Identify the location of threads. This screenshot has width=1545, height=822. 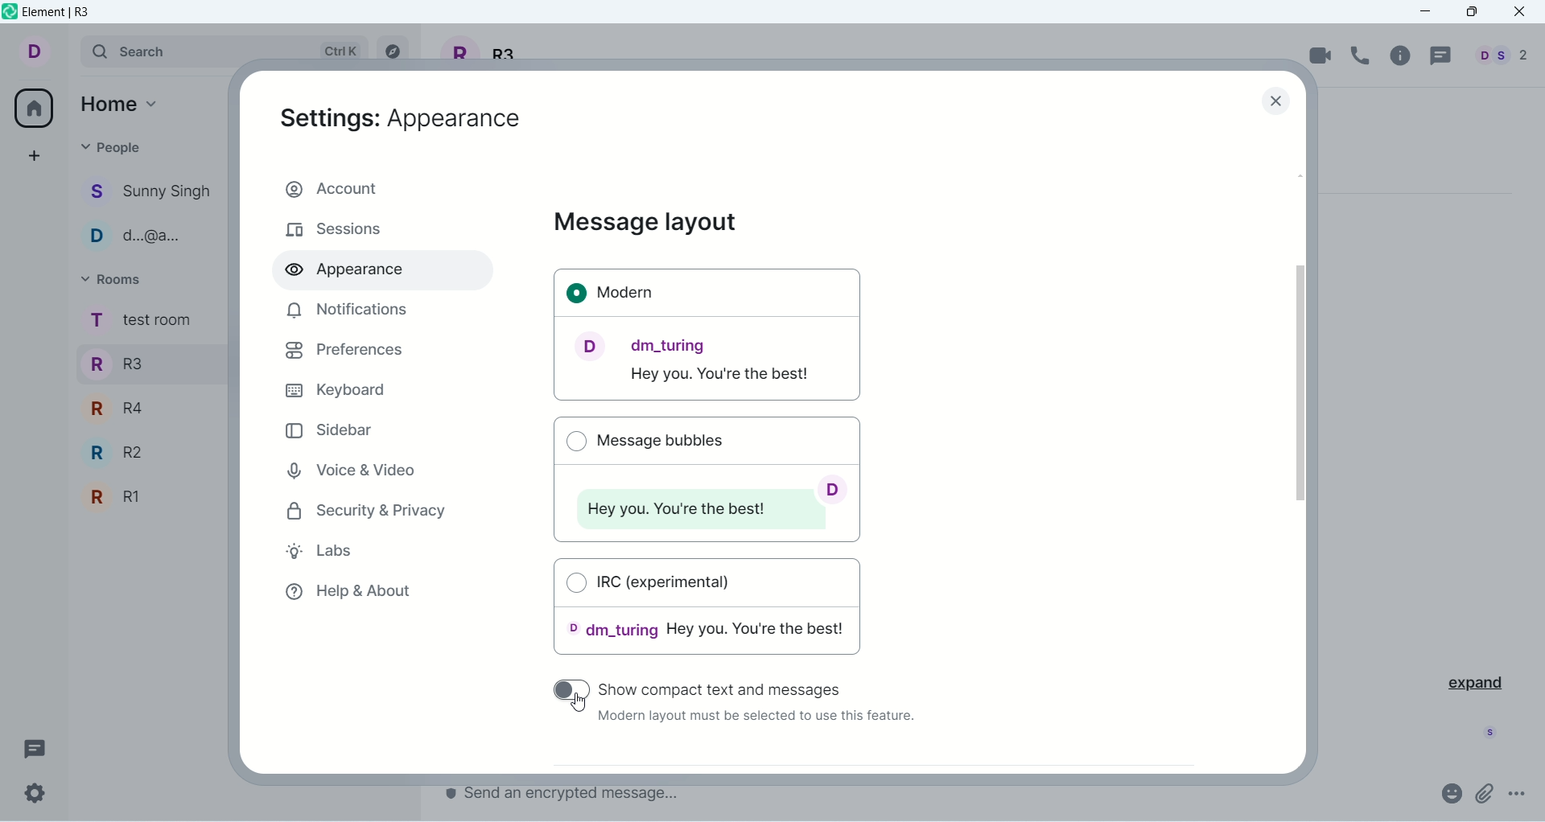
(35, 746).